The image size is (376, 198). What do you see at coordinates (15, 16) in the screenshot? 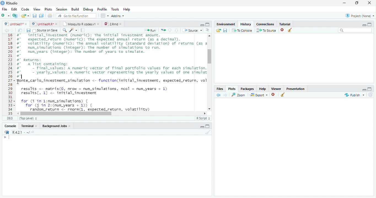
I see `Create project` at bounding box center [15, 16].